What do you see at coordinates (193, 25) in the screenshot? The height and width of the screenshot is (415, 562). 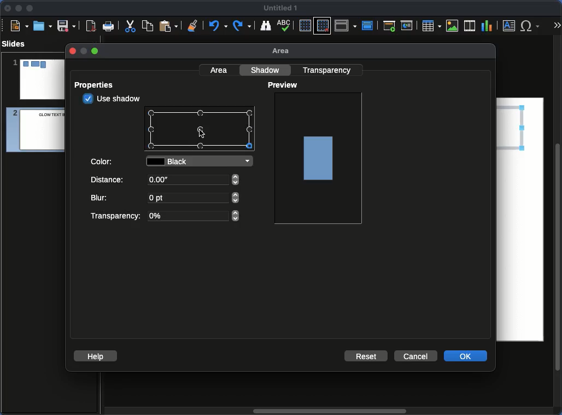 I see `Clear formatting` at bounding box center [193, 25].